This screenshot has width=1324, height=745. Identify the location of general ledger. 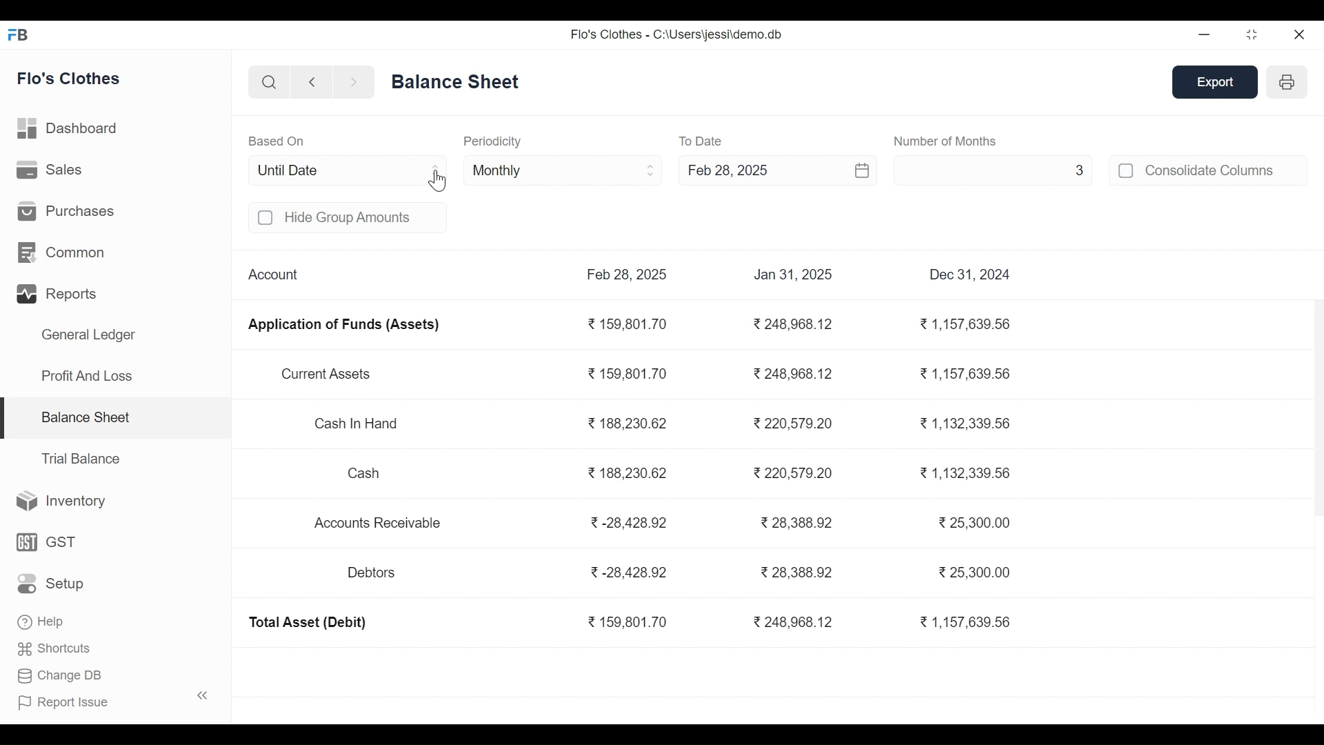
(459, 81).